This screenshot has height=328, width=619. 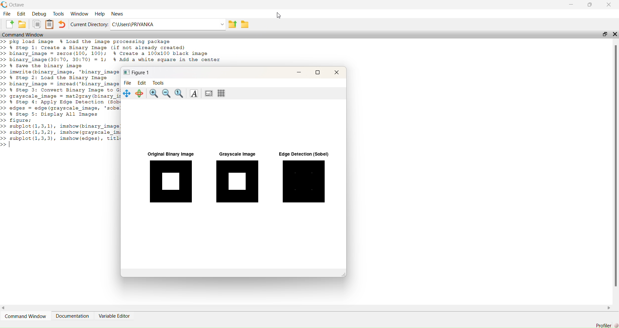 I want to click on icon, so click(x=126, y=72).